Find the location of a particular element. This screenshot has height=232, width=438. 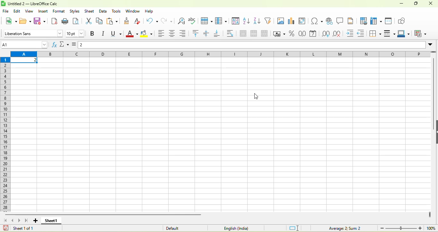

format as date is located at coordinates (315, 34).